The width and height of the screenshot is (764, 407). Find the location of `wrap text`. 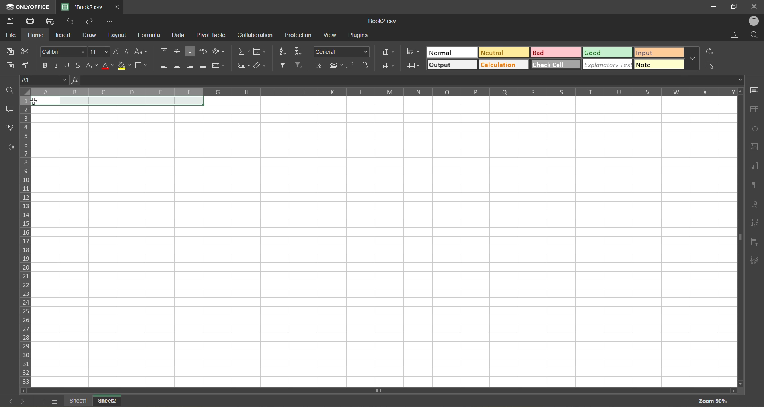

wrap text is located at coordinates (203, 51).